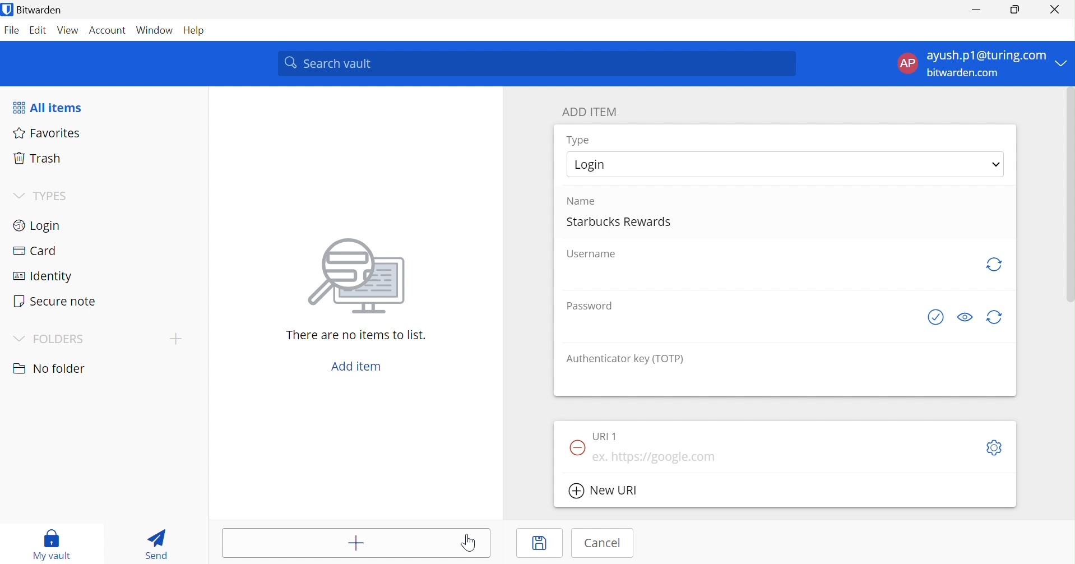 This screenshot has width=1075, height=564. Describe the element at coordinates (594, 254) in the screenshot. I see `Username` at that location.